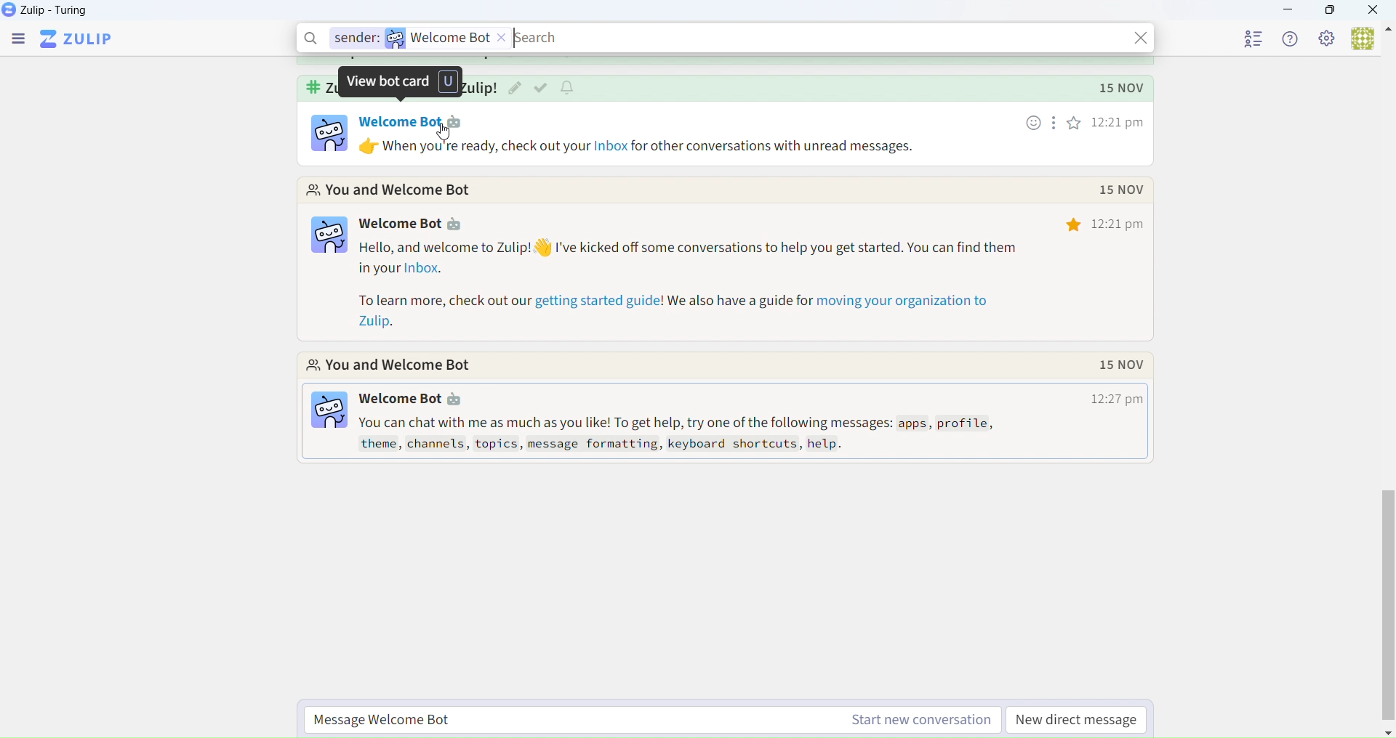 This screenshot has width=1396, height=738. I want to click on Zulip, so click(76, 41).